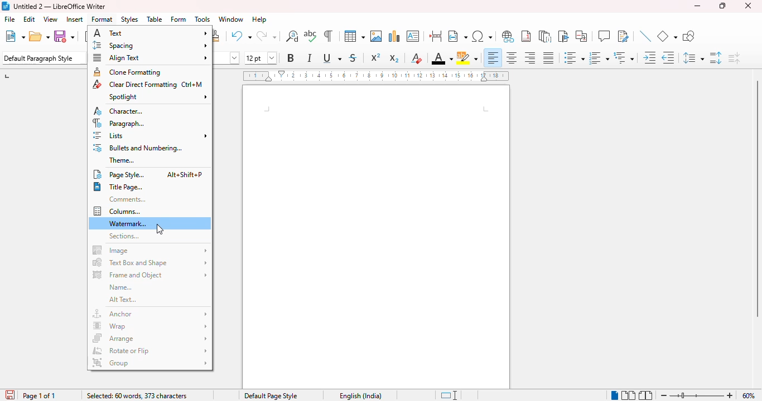 The image size is (762, 401). I want to click on undo, so click(241, 36).